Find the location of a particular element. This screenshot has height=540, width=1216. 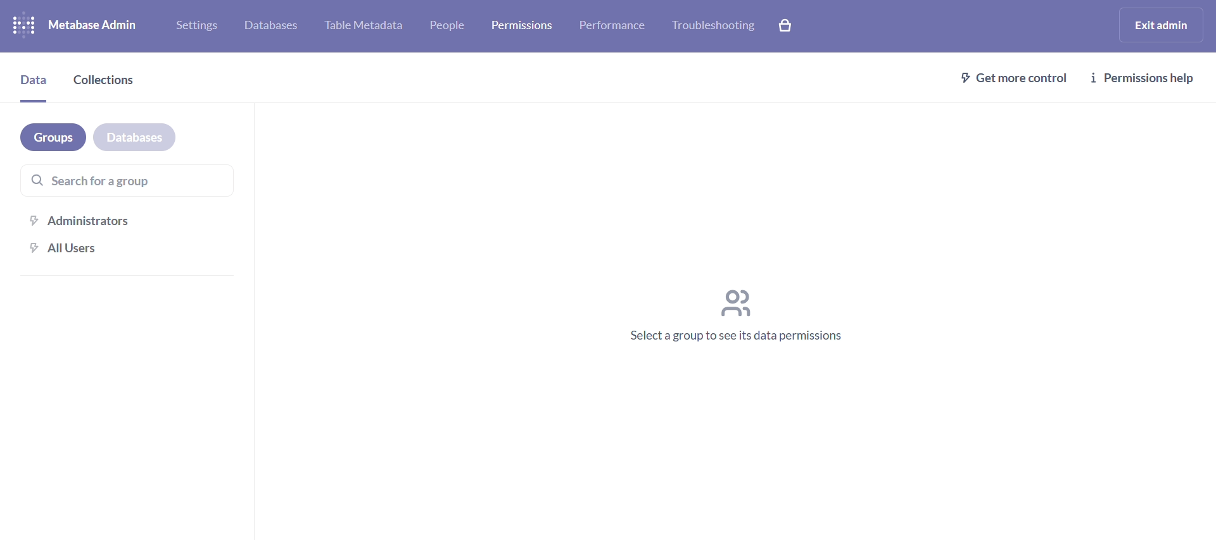

search is located at coordinates (124, 180).